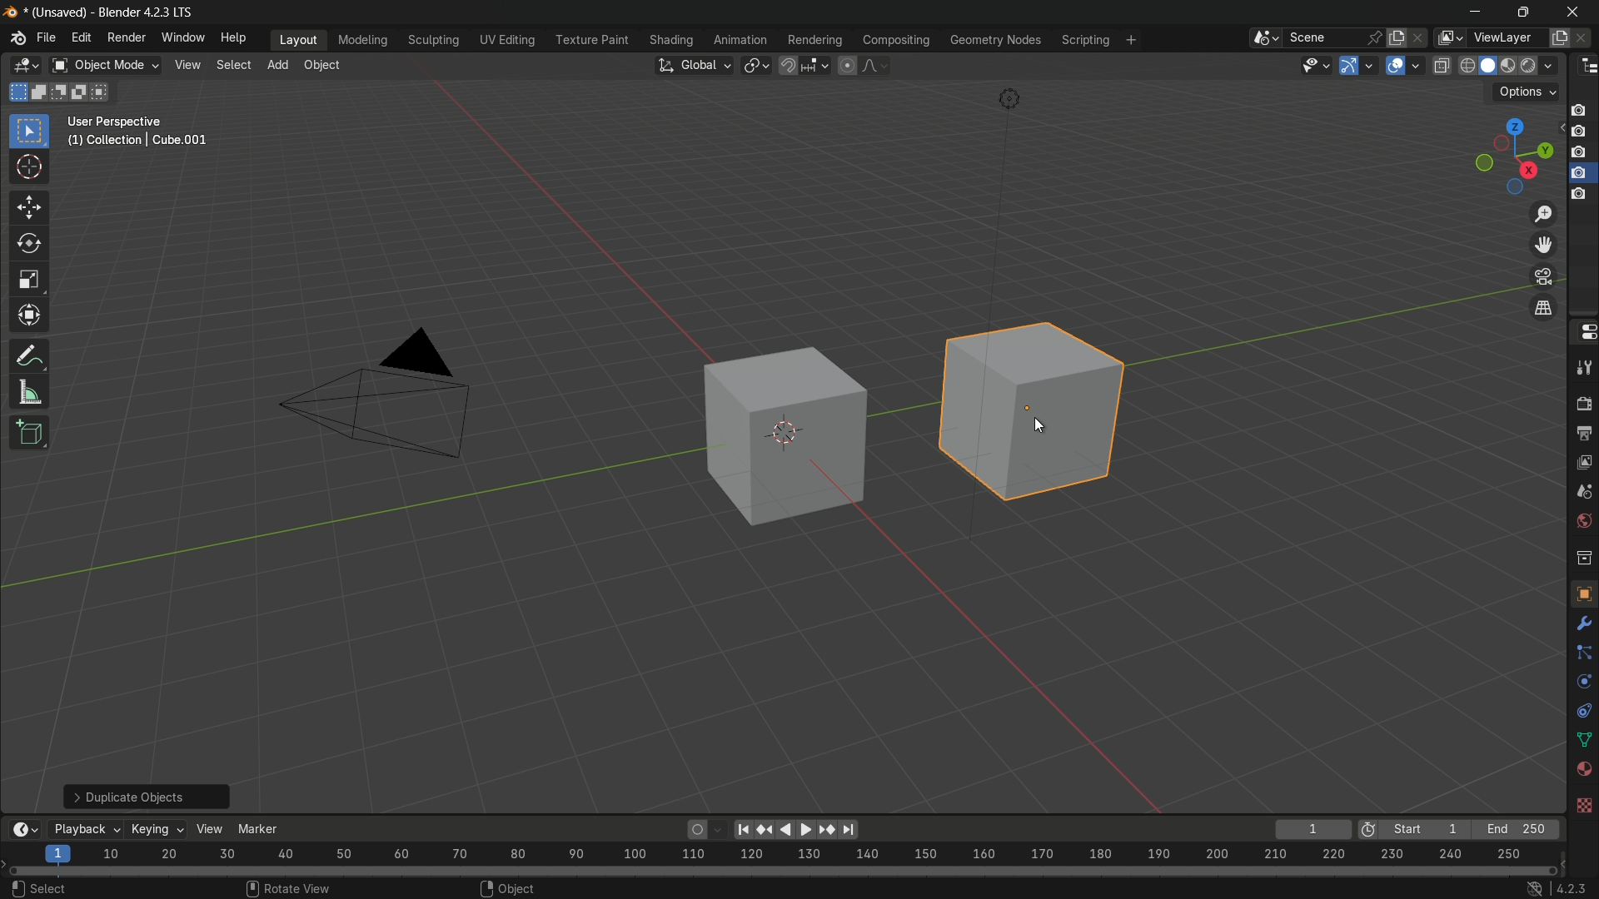 The height and width of the screenshot is (899, 1599). Describe the element at coordinates (1517, 829) in the screenshot. I see `end timeline` at that location.